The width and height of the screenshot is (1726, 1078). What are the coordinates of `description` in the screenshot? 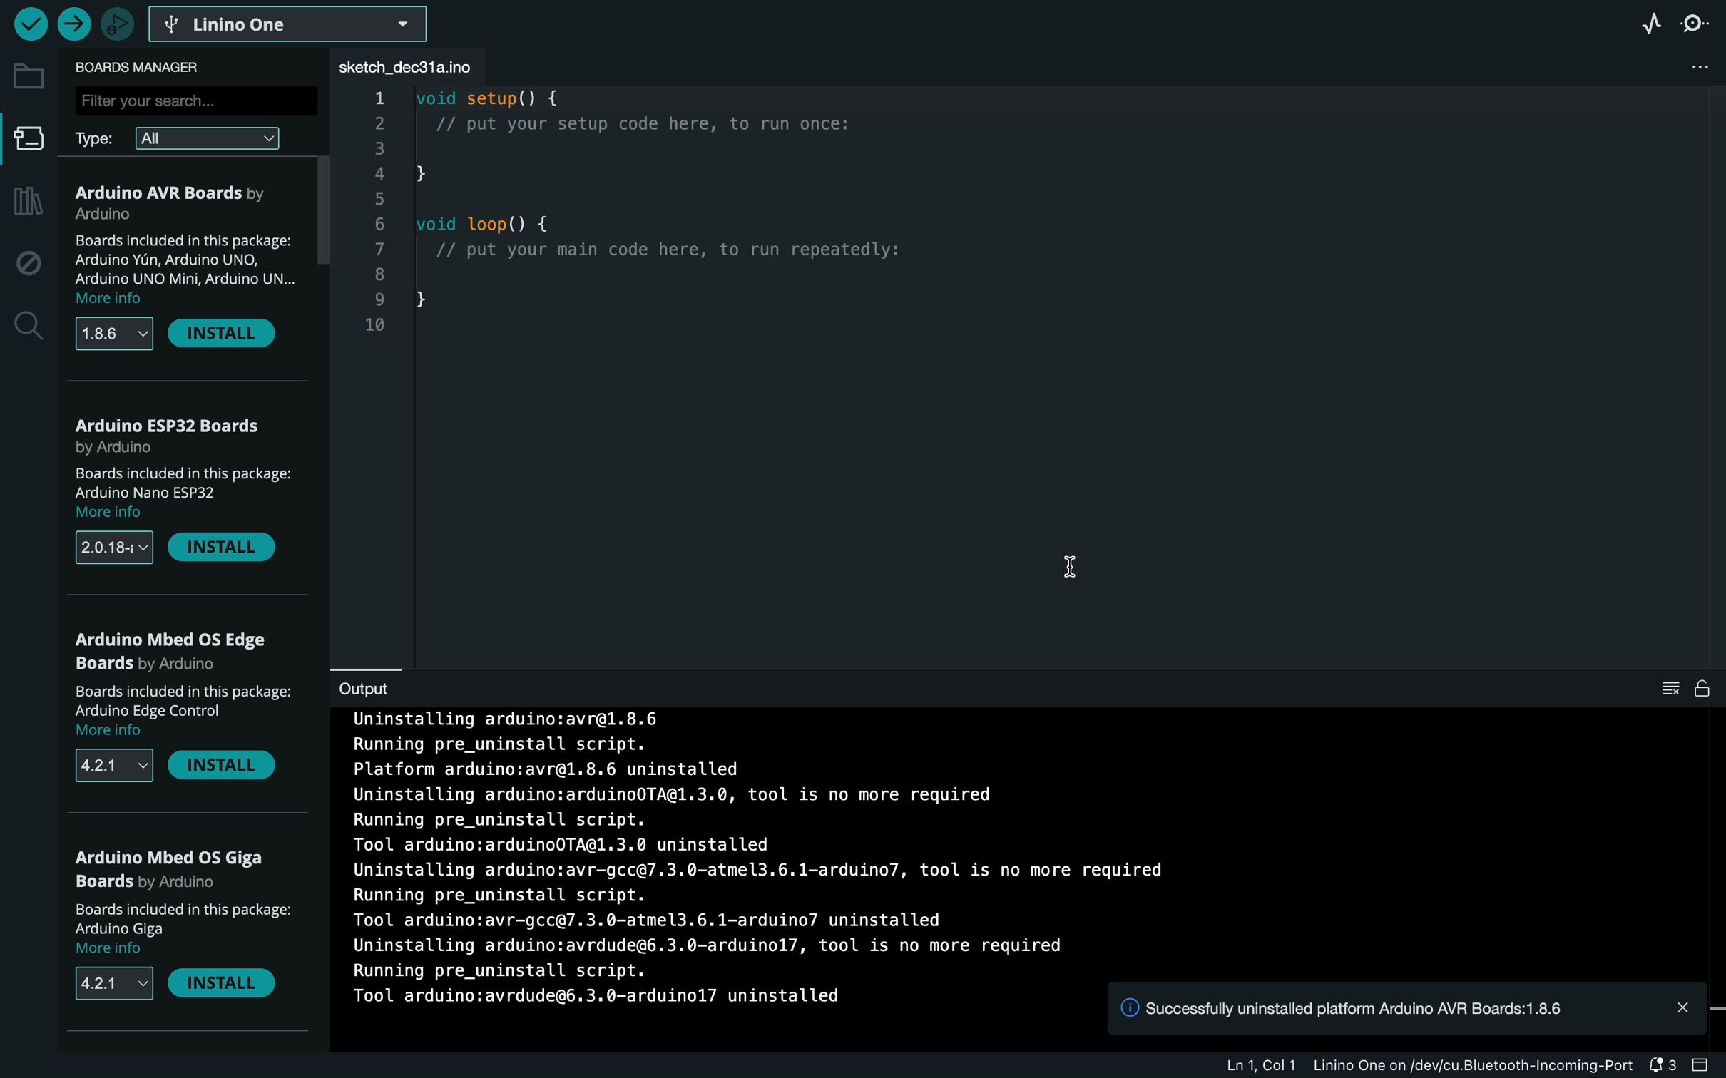 It's located at (182, 482).